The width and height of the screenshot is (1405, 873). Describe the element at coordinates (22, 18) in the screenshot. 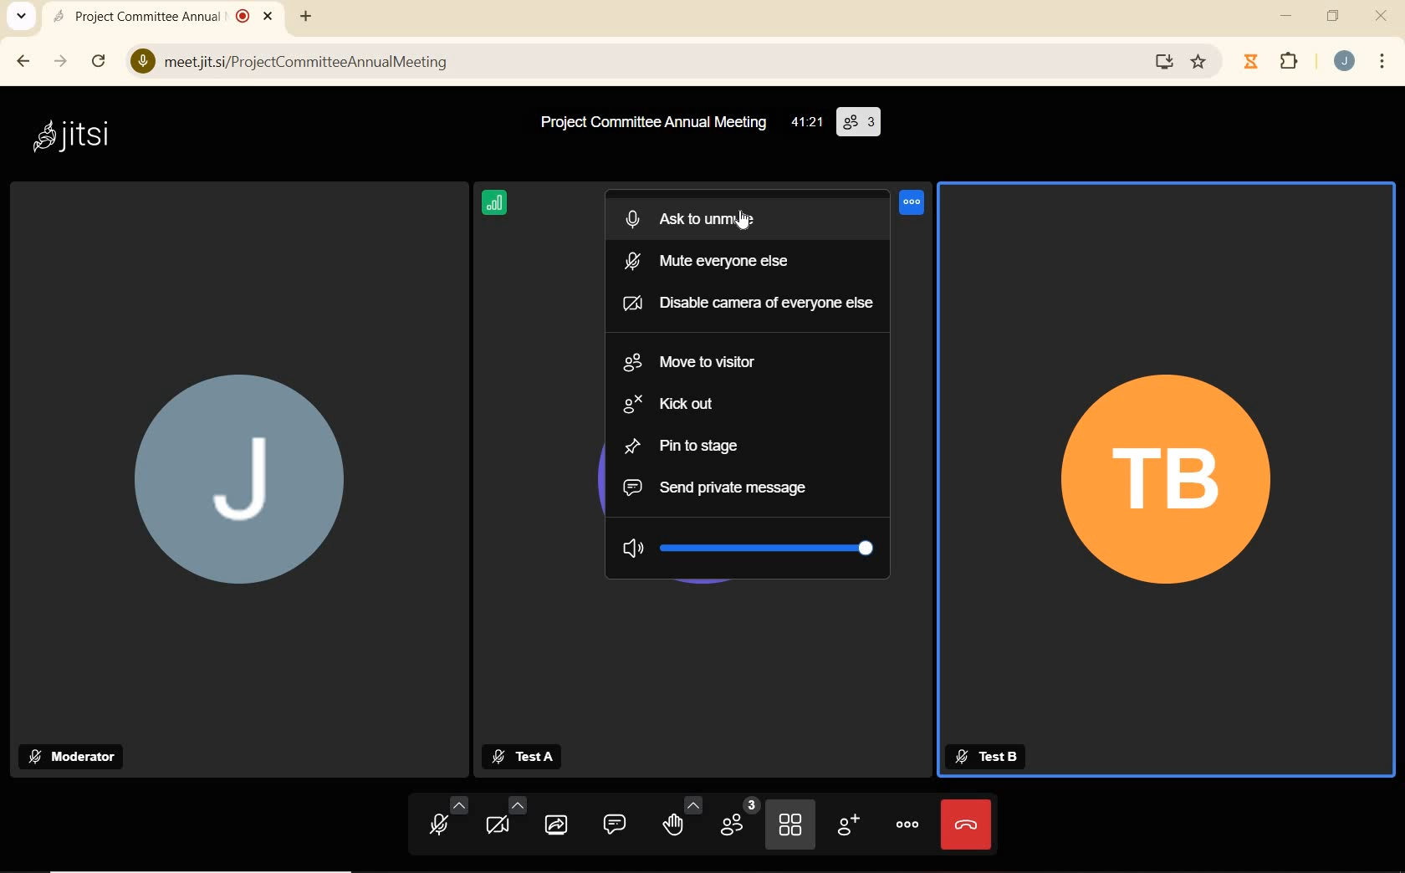

I see `SEARCH TAB` at that location.